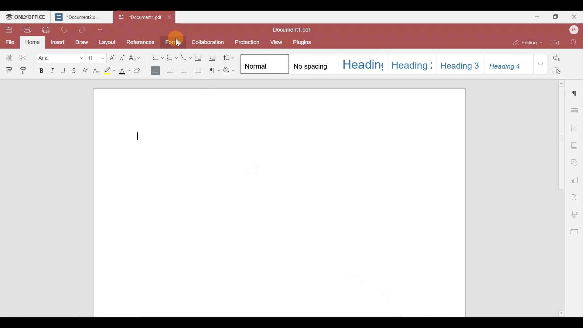 The height and width of the screenshot is (328, 583). Describe the element at coordinates (56, 43) in the screenshot. I see `Insert` at that location.